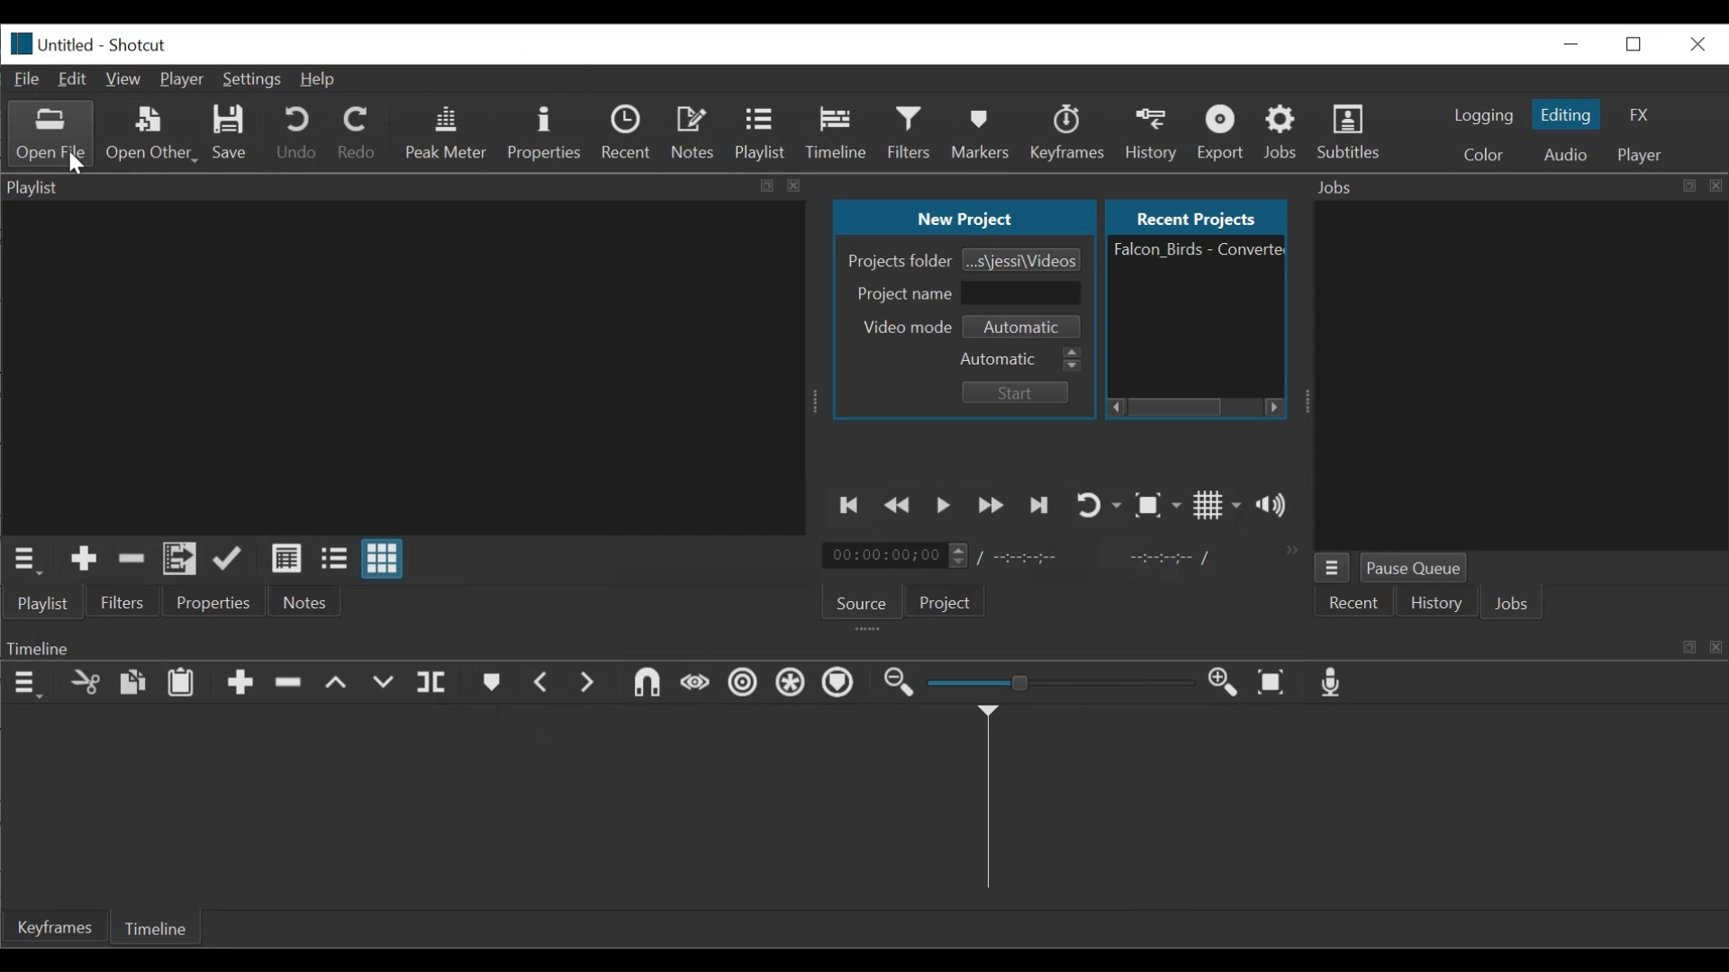 This screenshot has width=1729, height=972. I want to click on Adjust Zoom timeline Slider, so click(1058, 684).